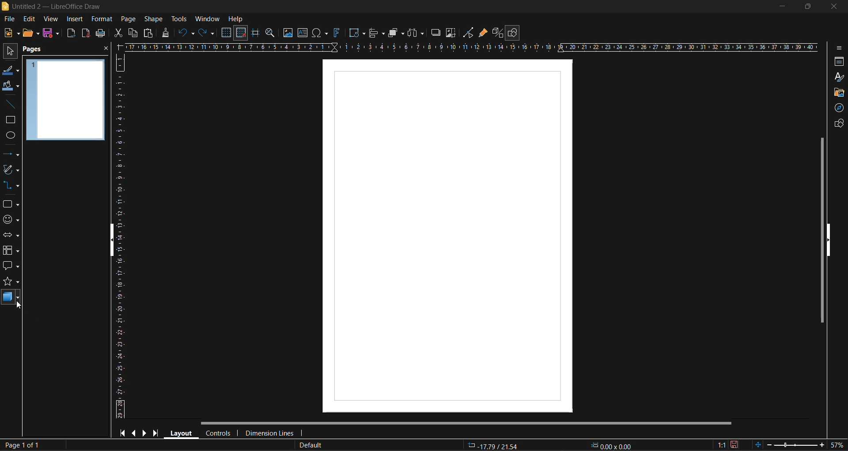 This screenshot has width=848, height=451. I want to click on display grid, so click(227, 33).